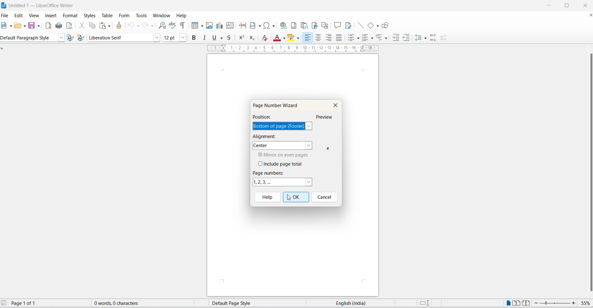 This screenshot has width=593, height=308. What do you see at coordinates (152, 26) in the screenshot?
I see `redo options` at bounding box center [152, 26].